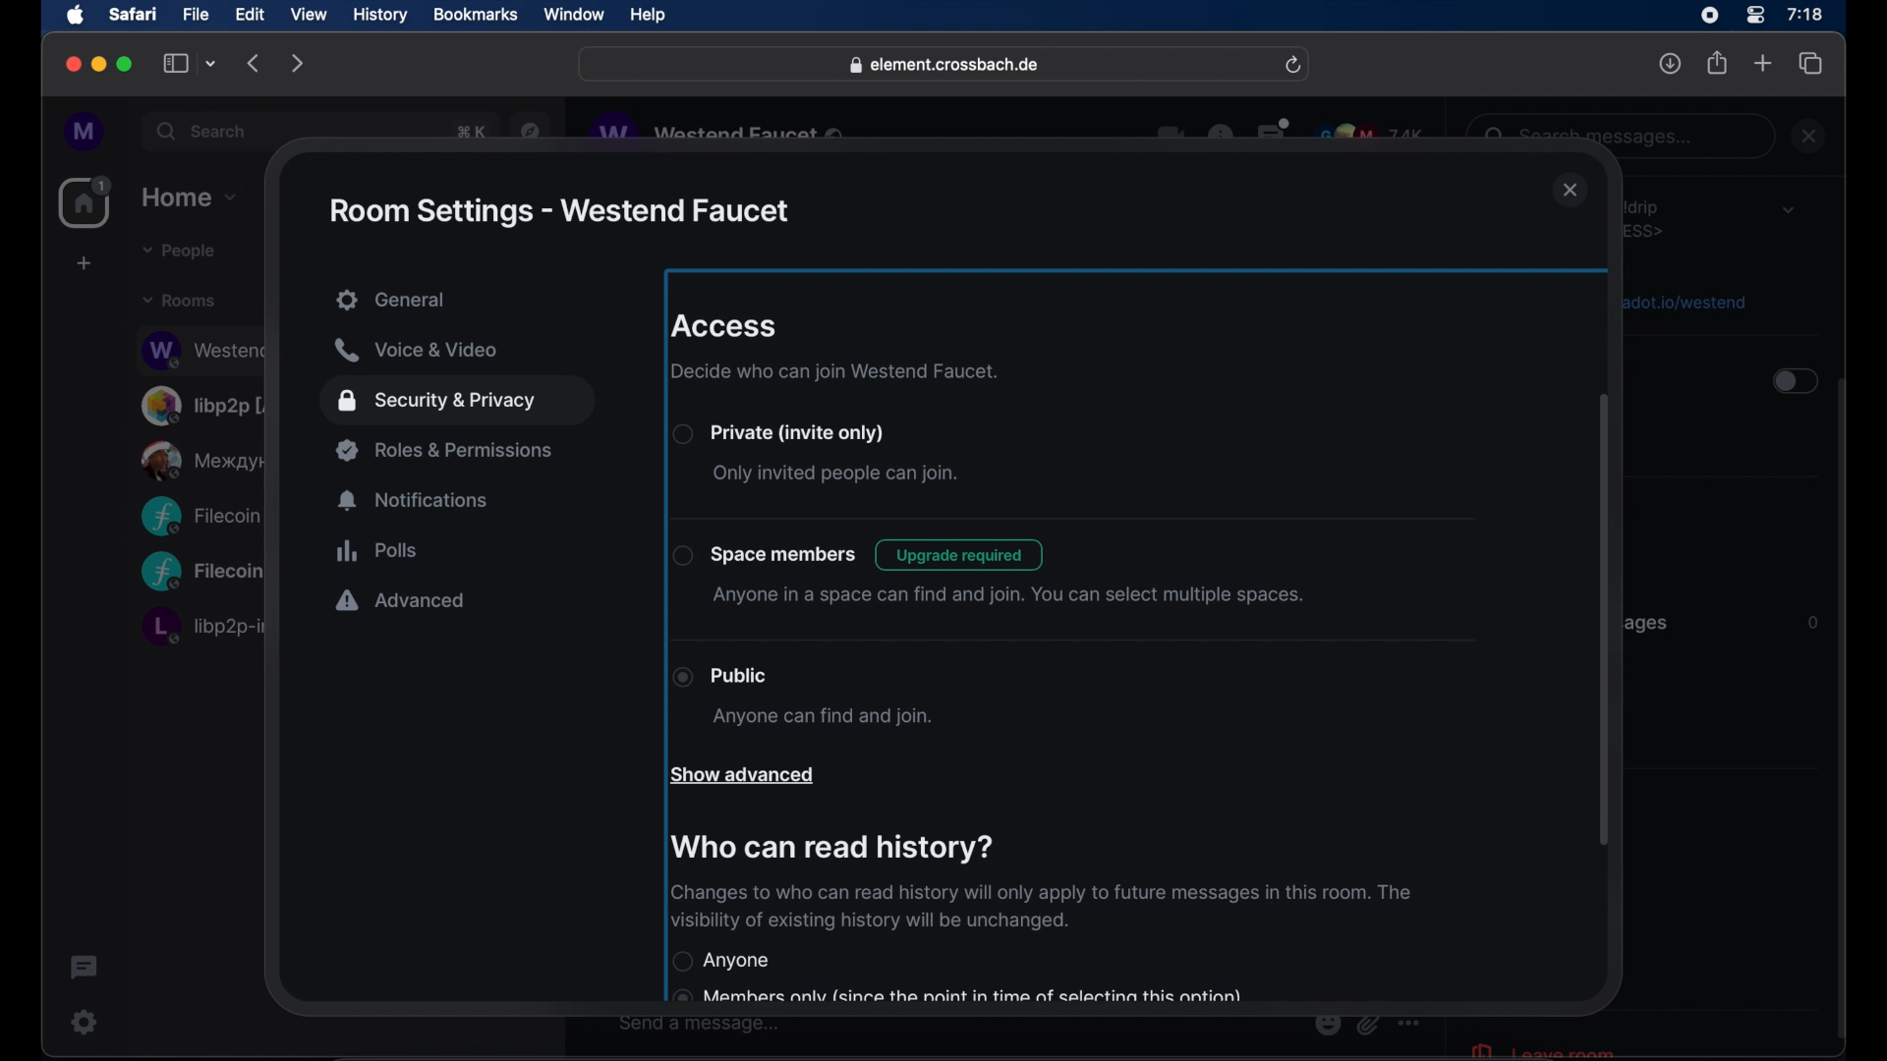 This screenshot has width=1887, height=1061. Describe the element at coordinates (1367, 1024) in the screenshot. I see `obscure icon` at that location.